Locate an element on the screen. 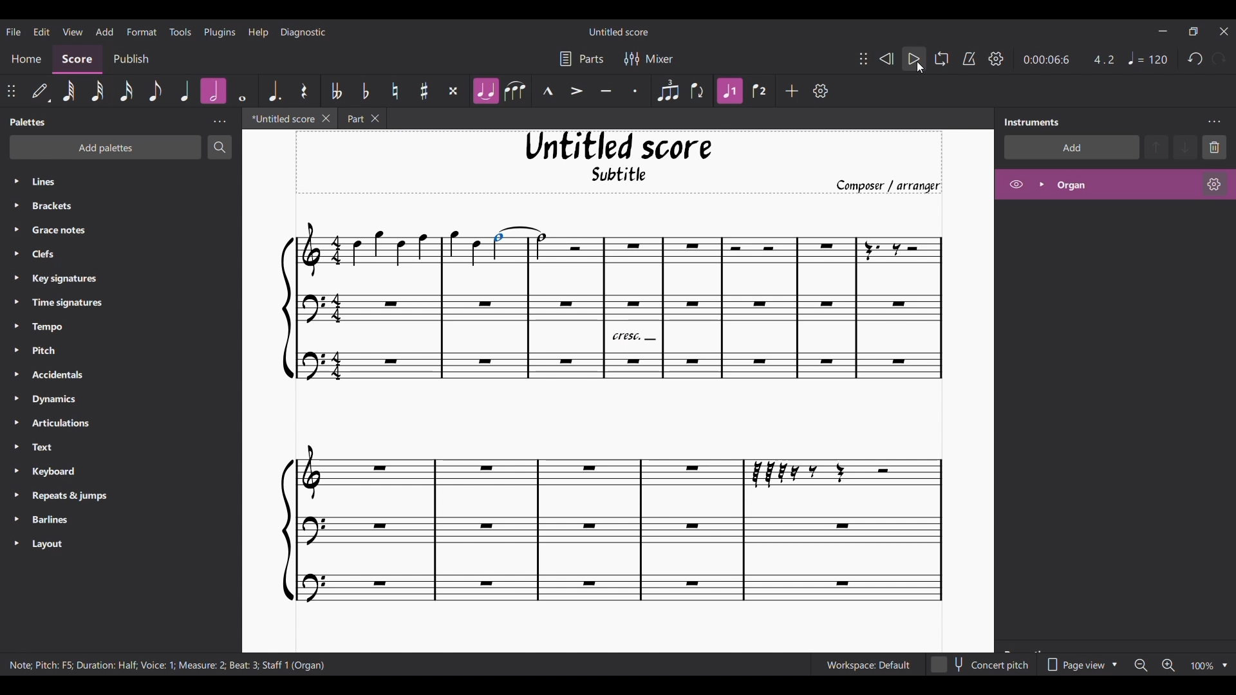  Toggle flat is located at coordinates (366, 91).